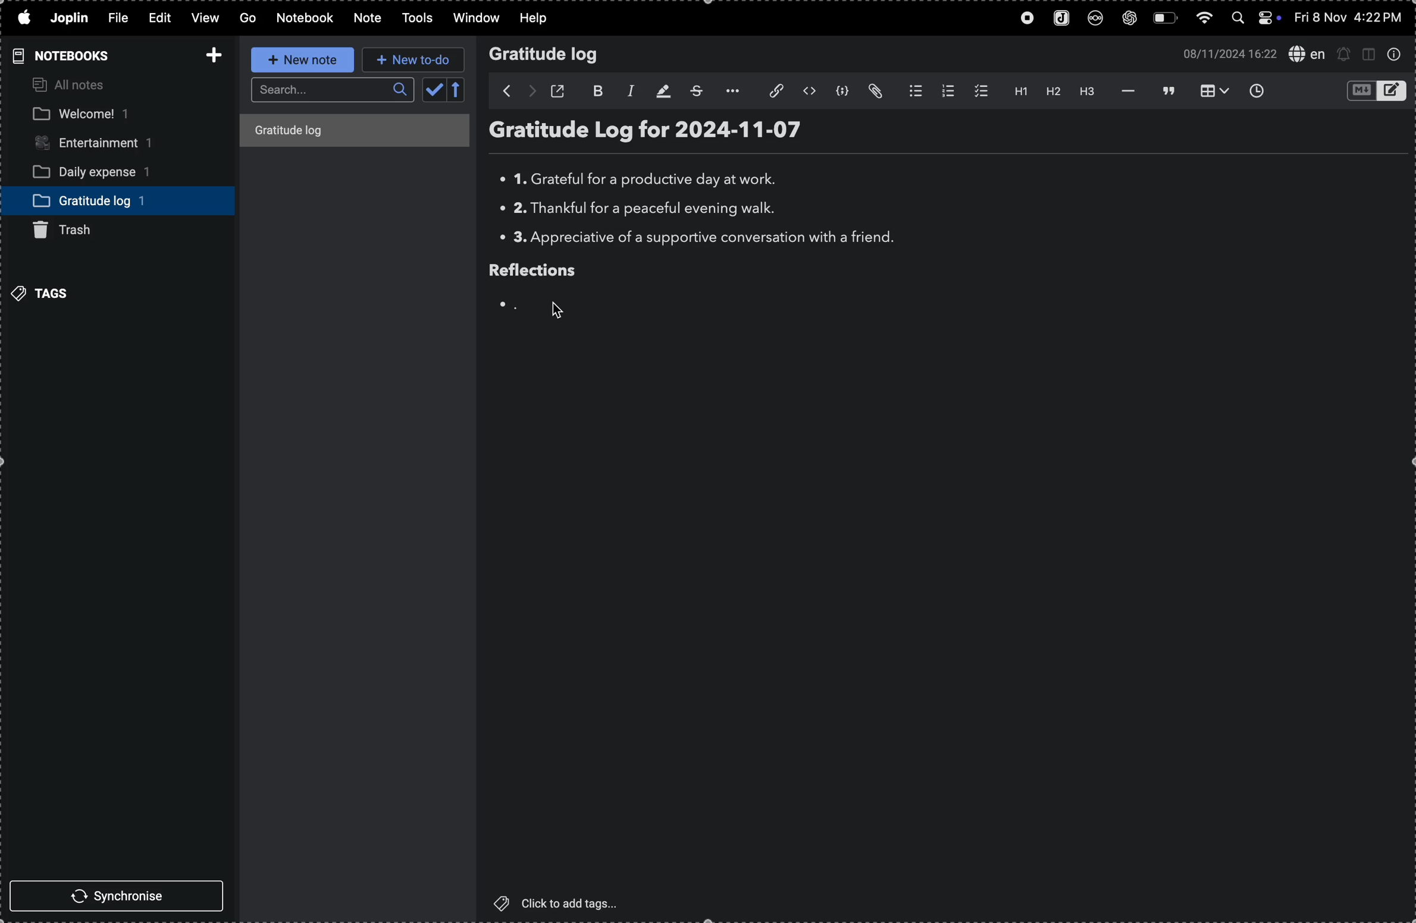 The height and width of the screenshot is (923, 1416). What do you see at coordinates (415, 59) in the screenshot?
I see `new to do` at bounding box center [415, 59].